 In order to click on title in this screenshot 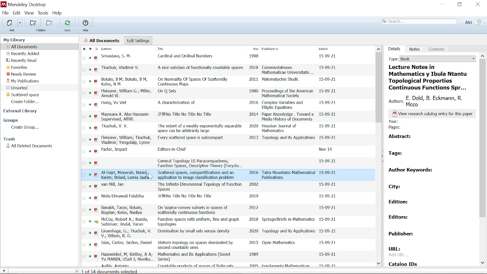, I will do `click(430, 77)`.